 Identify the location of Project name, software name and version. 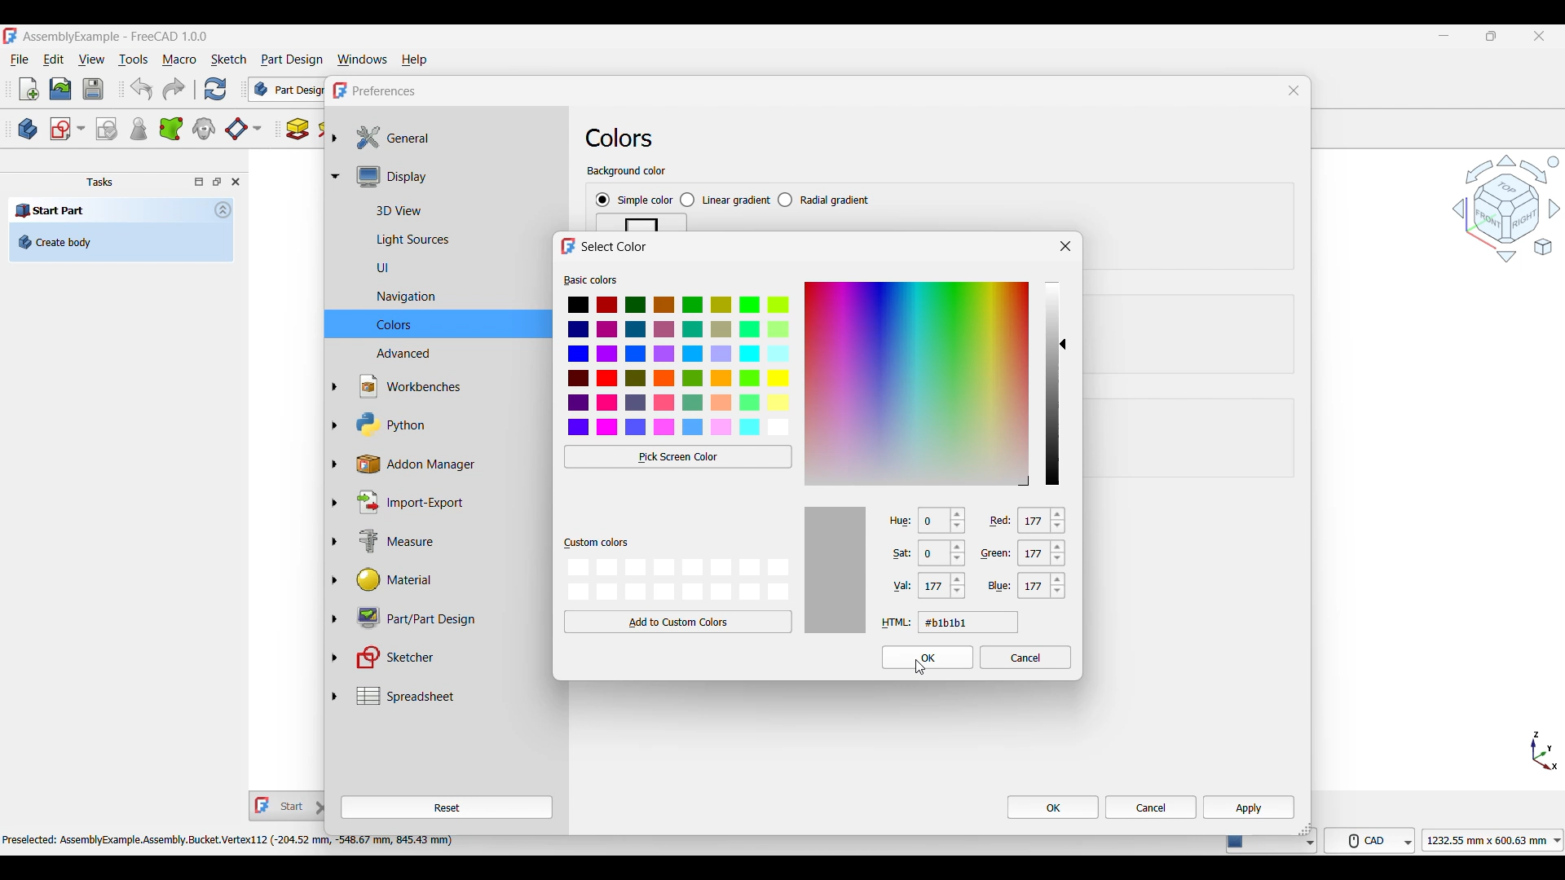
(117, 37).